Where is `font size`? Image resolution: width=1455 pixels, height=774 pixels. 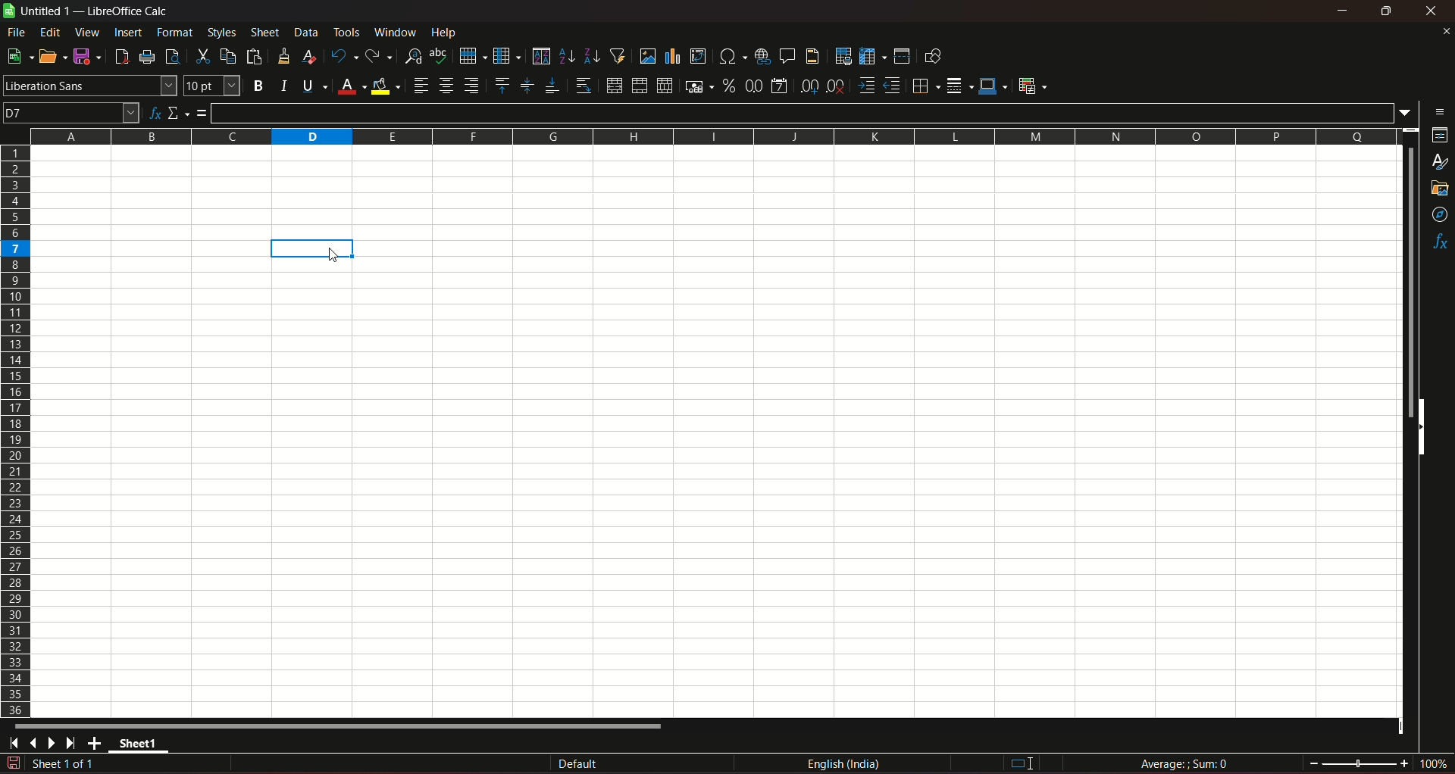
font size is located at coordinates (210, 86).